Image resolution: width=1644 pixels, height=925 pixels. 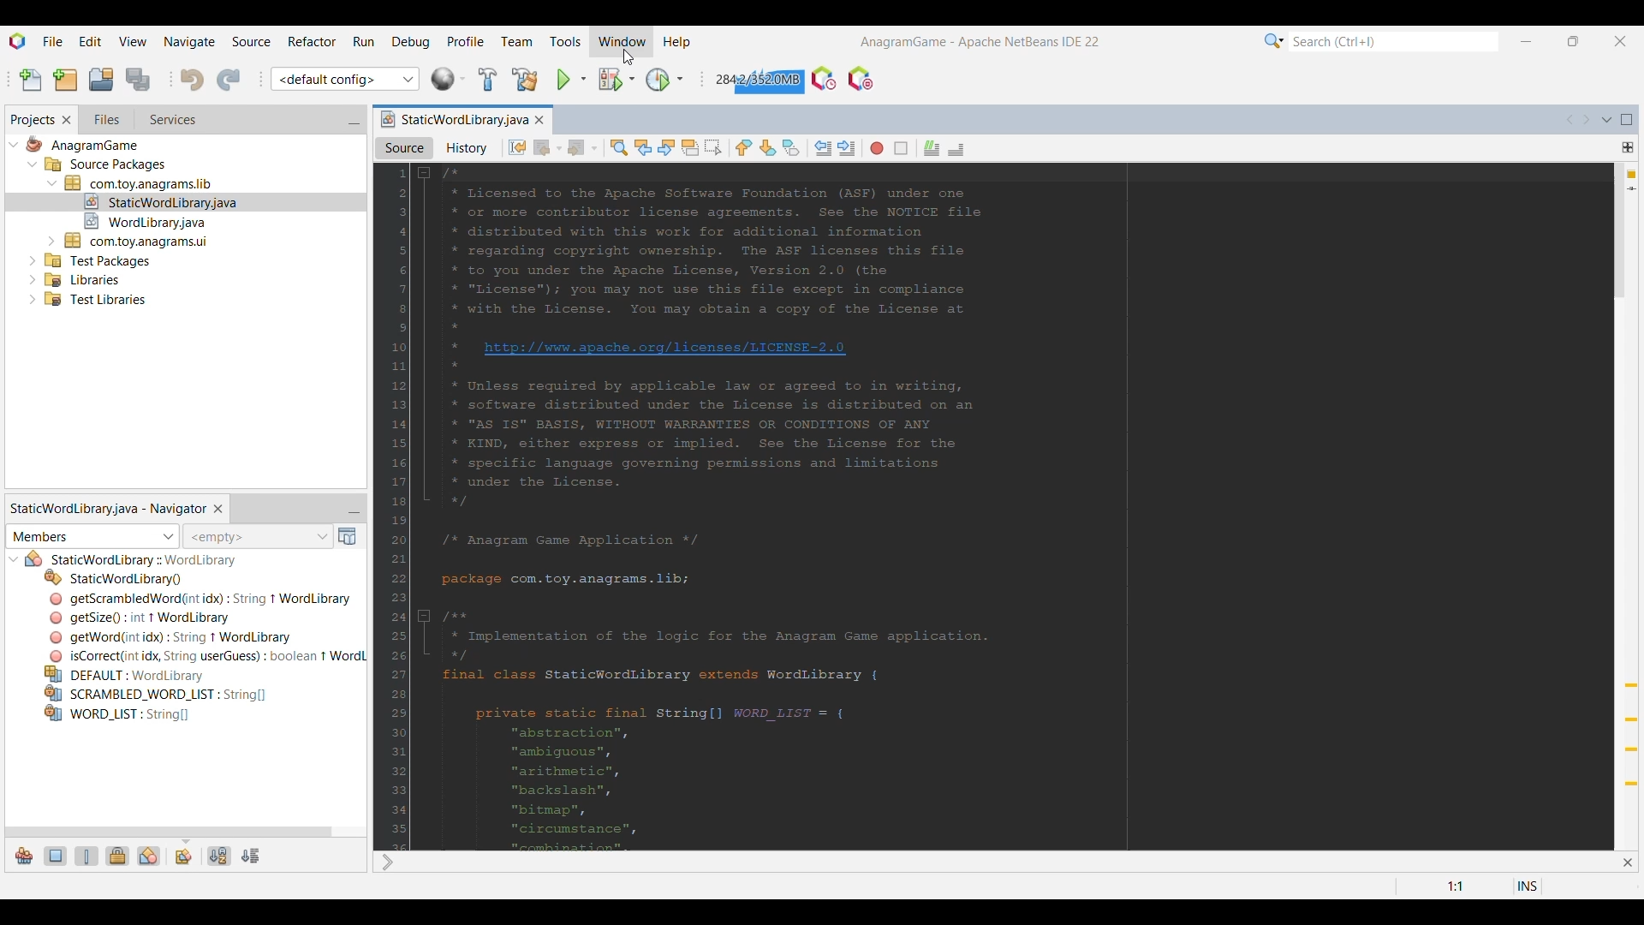 I want to click on Show non-public members, so click(x=117, y=856).